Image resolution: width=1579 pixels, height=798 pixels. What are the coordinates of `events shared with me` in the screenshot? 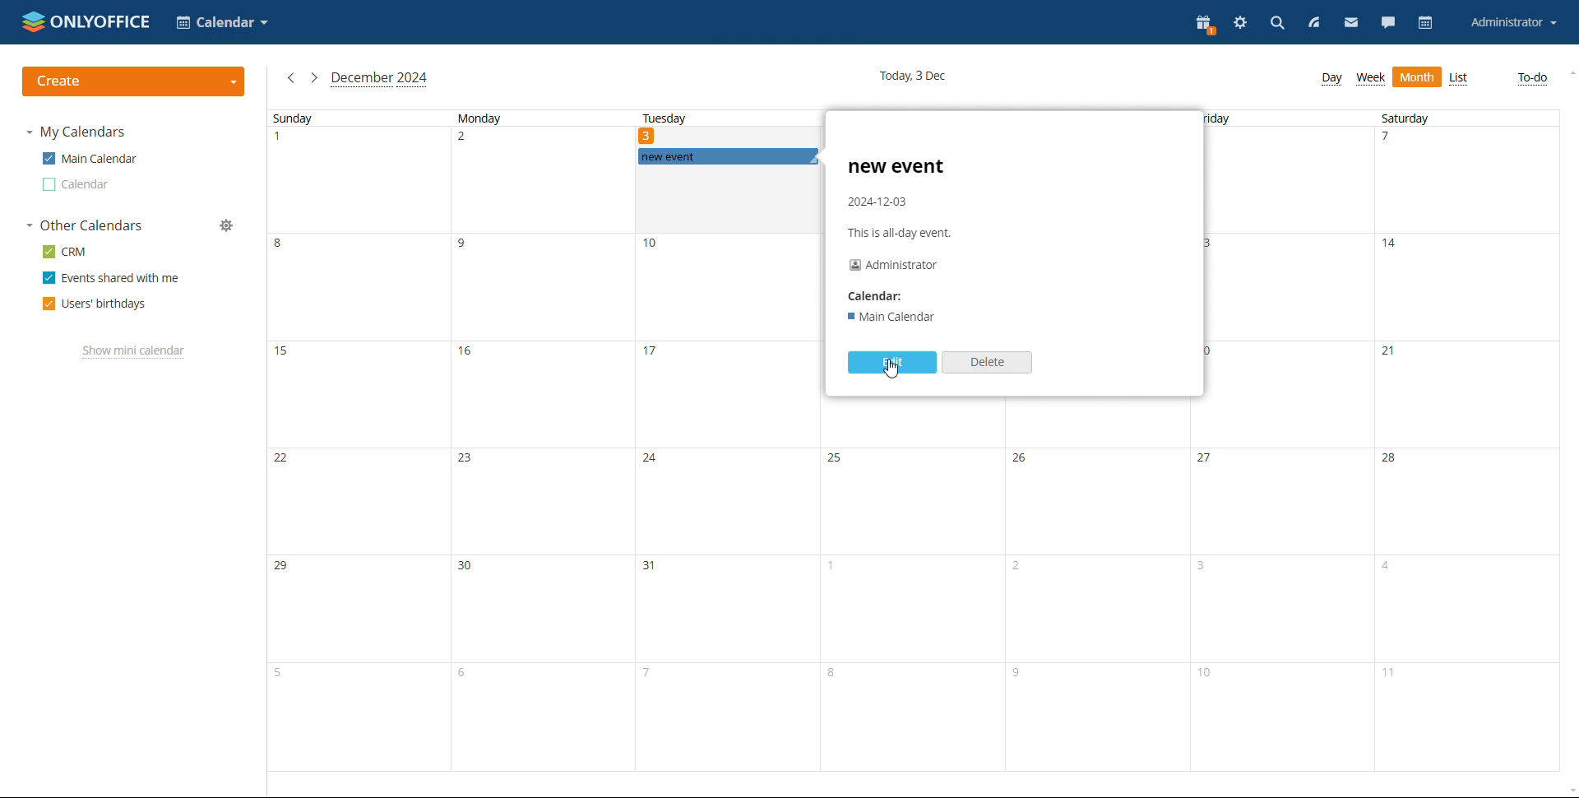 It's located at (110, 277).